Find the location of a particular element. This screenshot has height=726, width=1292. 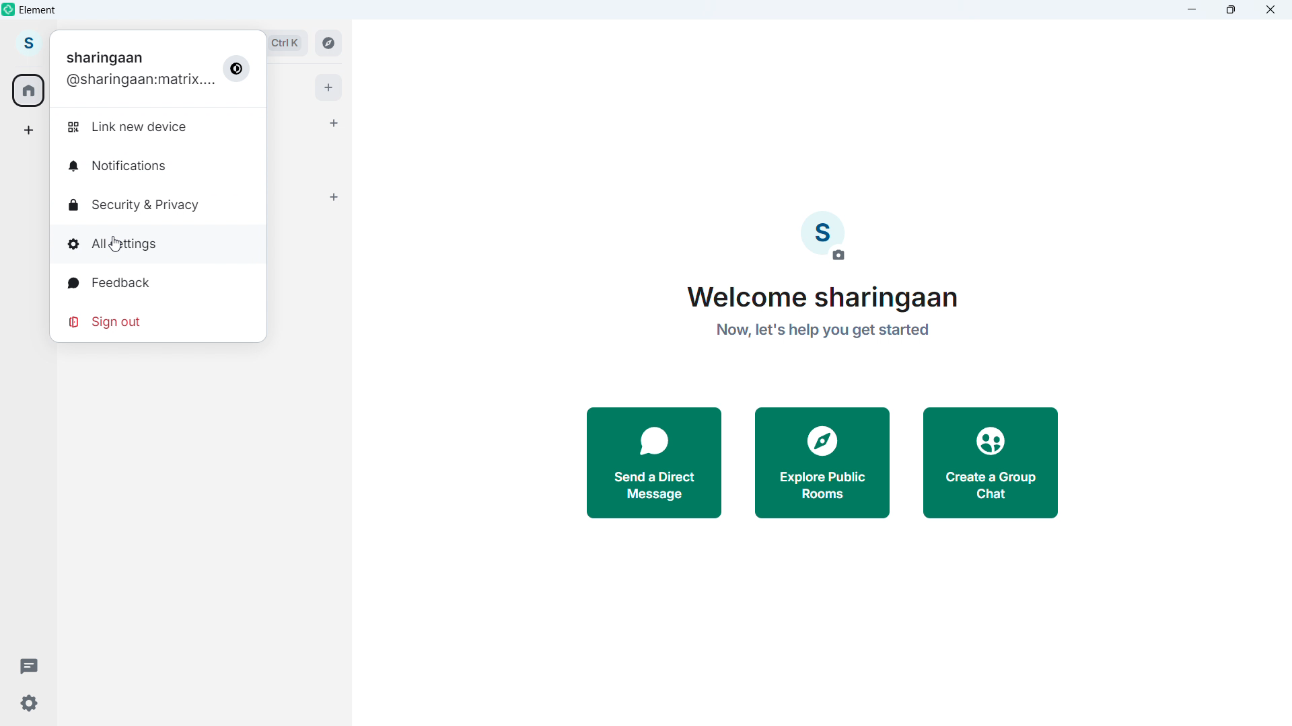

Notifications  is located at coordinates (129, 167).